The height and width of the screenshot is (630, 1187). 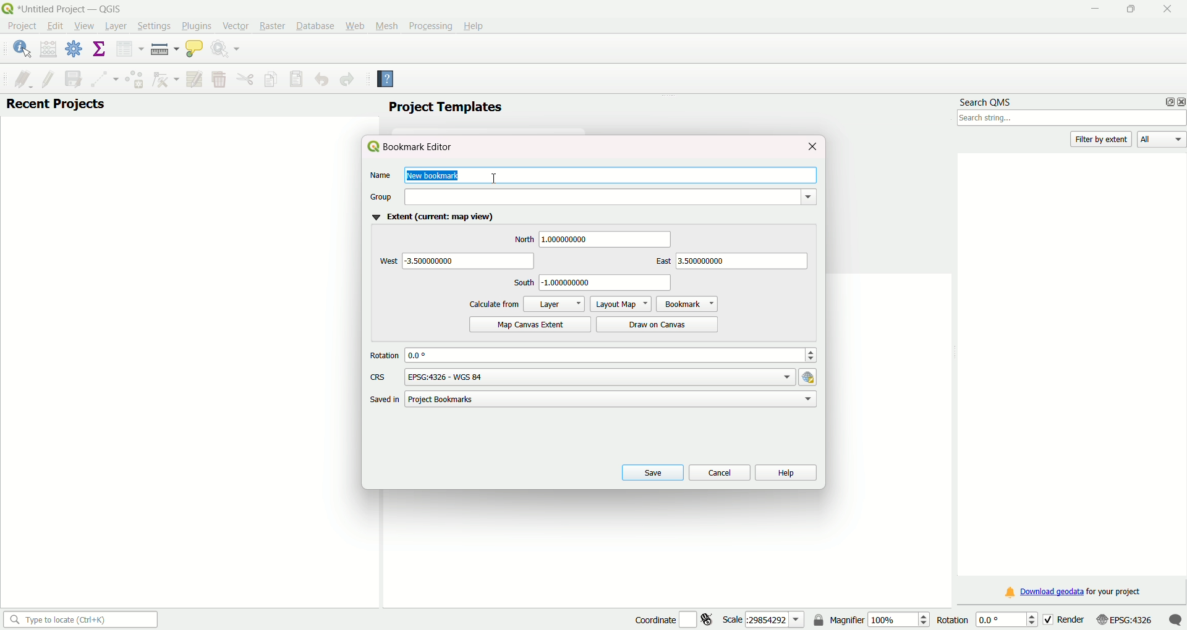 I want to click on text box, so click(x=471, y=261).